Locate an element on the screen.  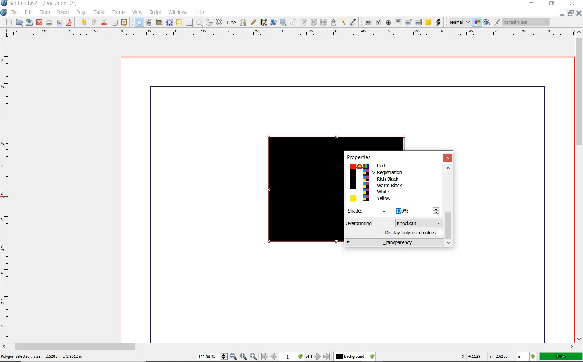
go to last page is located at coordinates (327, 356).